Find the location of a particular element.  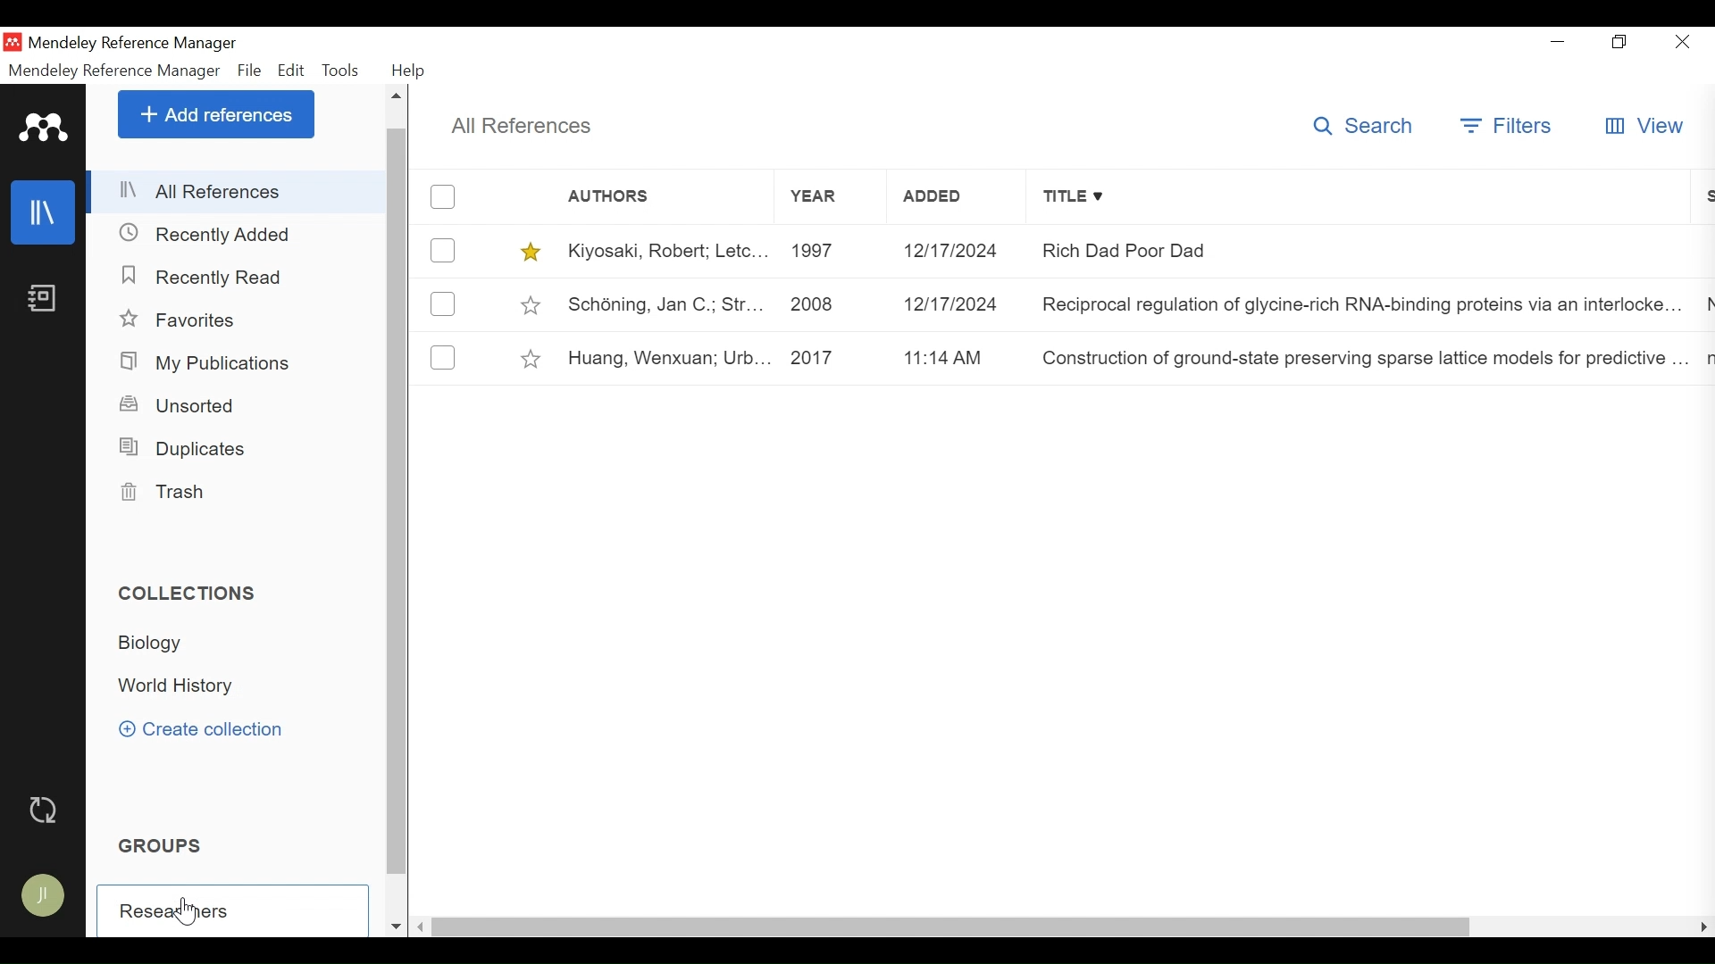

All References is located at coordinates (526, 125).